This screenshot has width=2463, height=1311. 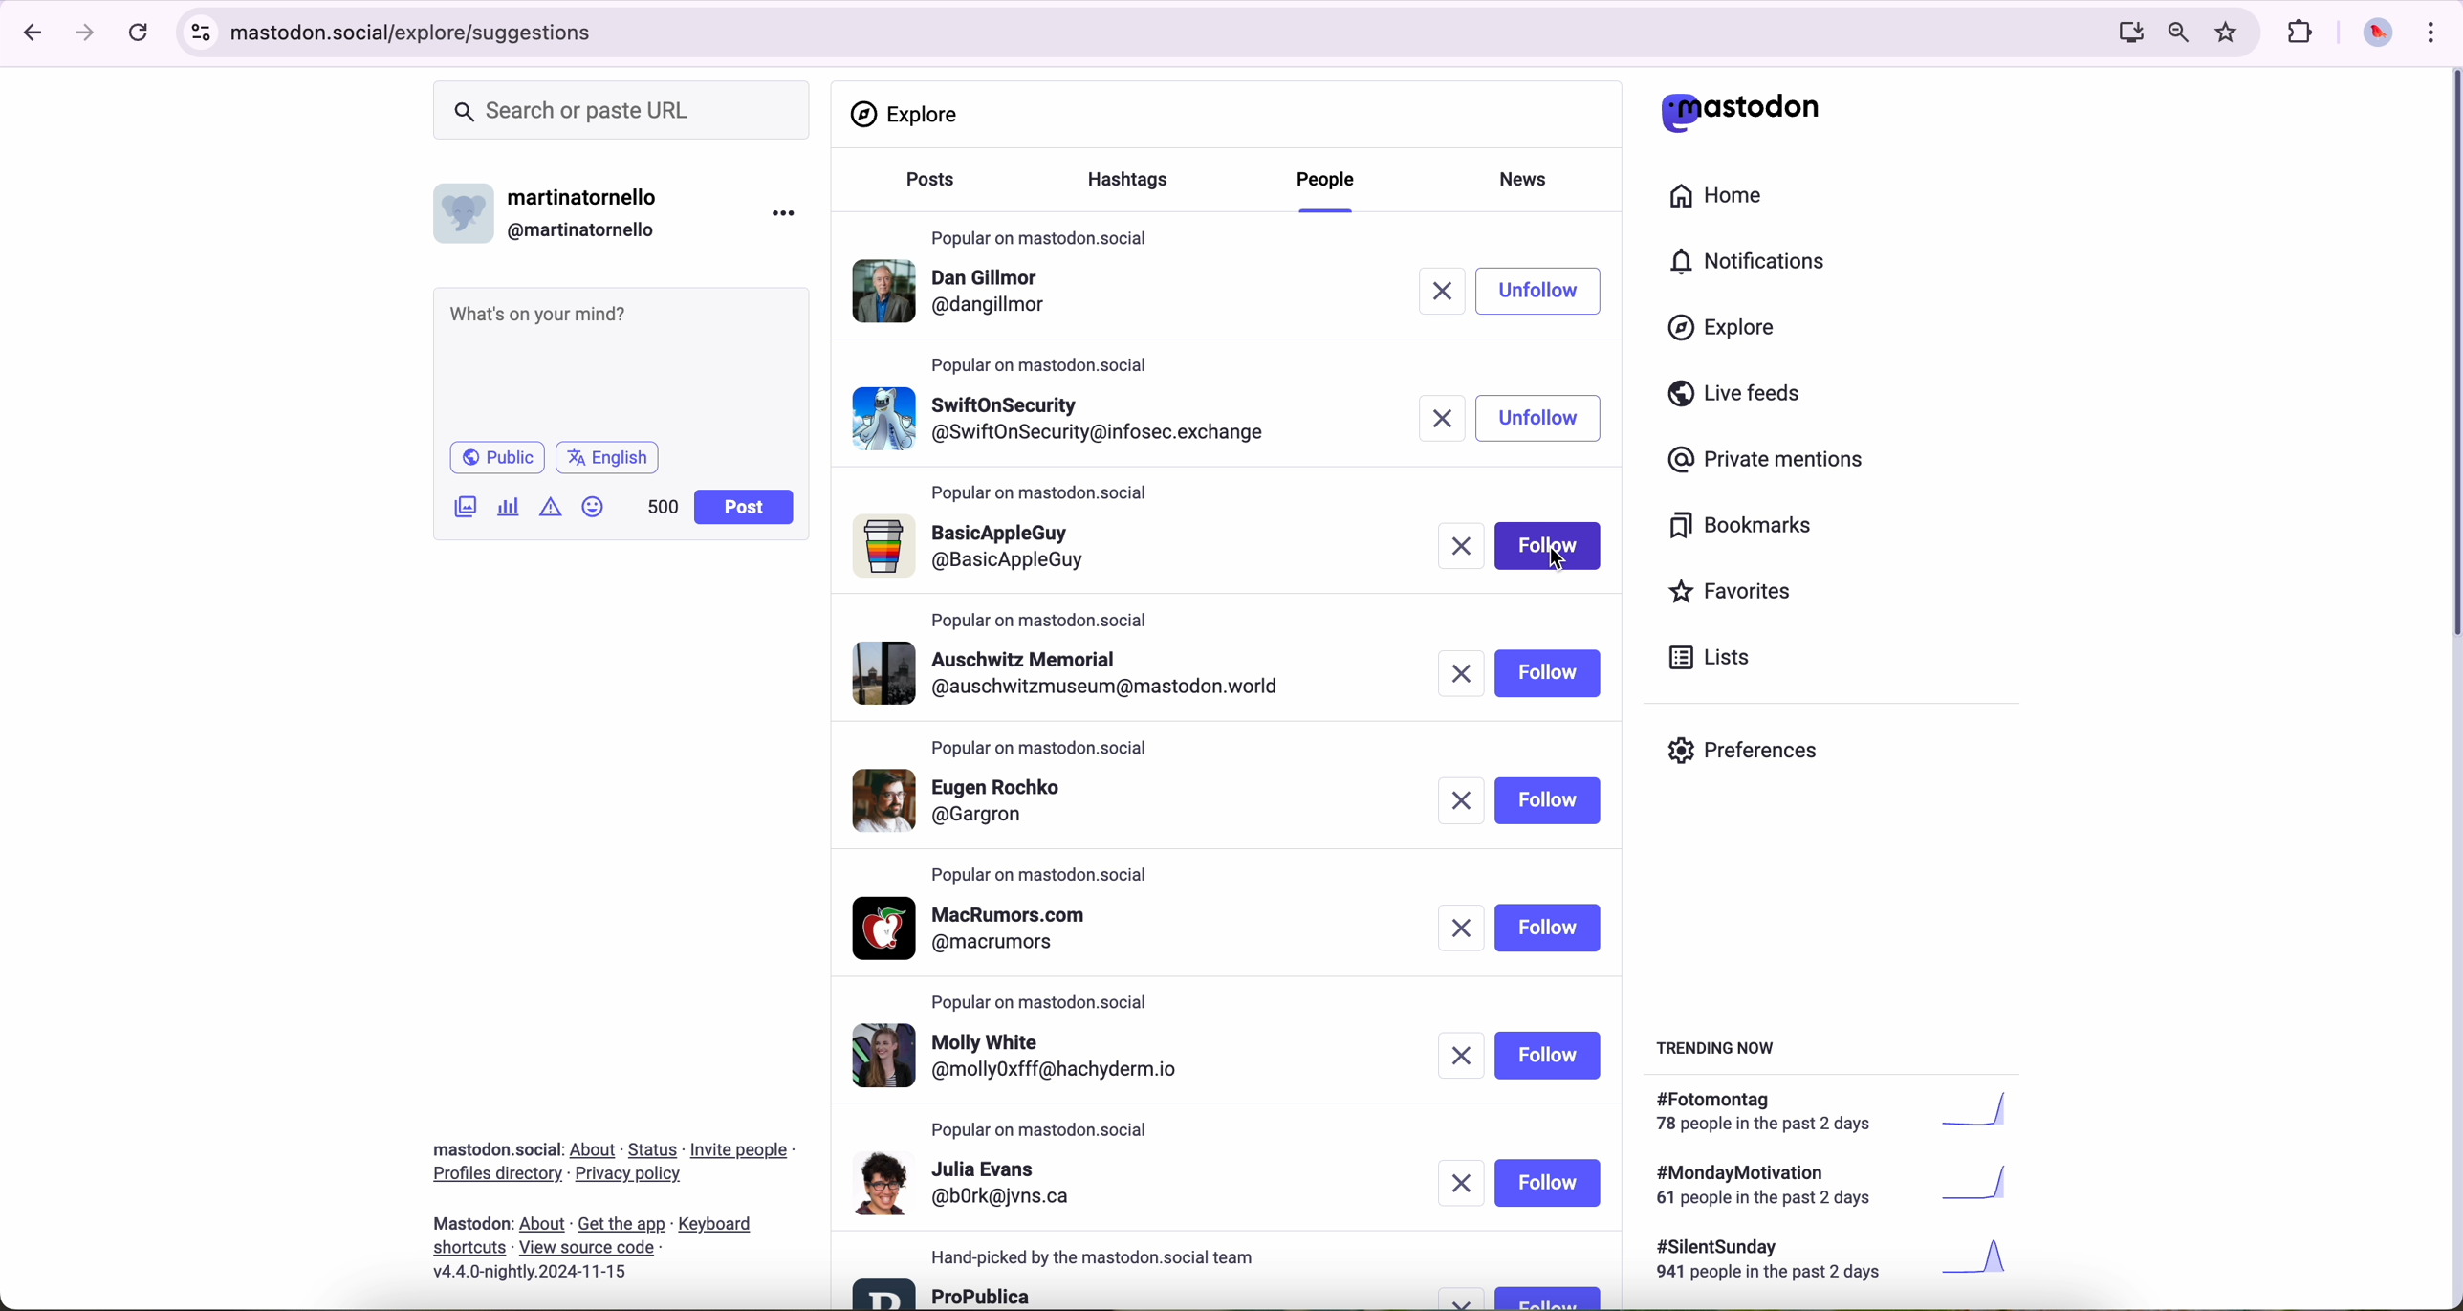 I want to click on what's on your mind?, so click(x=619, y=361).